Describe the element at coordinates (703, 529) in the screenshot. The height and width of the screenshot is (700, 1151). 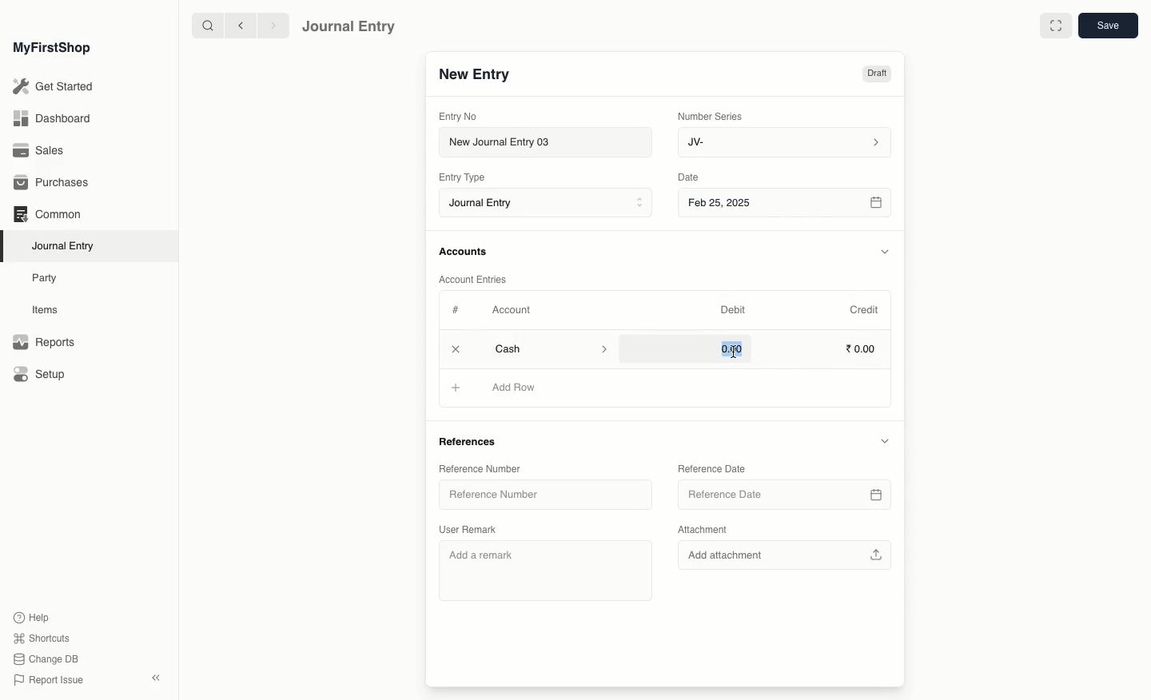
I see `Attachment` at that location.